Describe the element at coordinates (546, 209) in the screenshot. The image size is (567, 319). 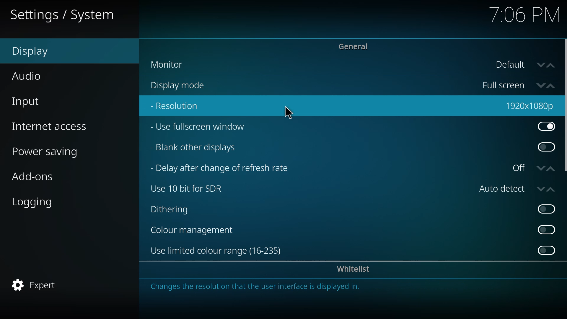
I see `enable` at that location.